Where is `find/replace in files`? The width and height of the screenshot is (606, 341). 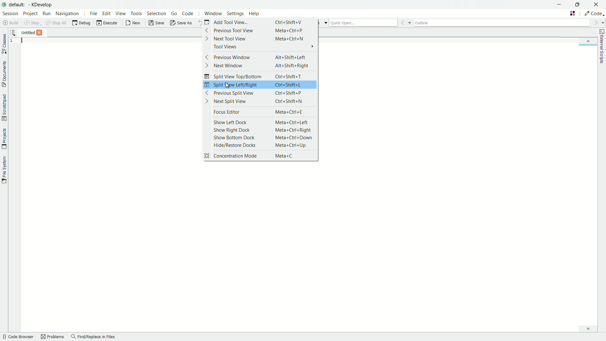
find/replace in files is located at coordinates (92, 337).